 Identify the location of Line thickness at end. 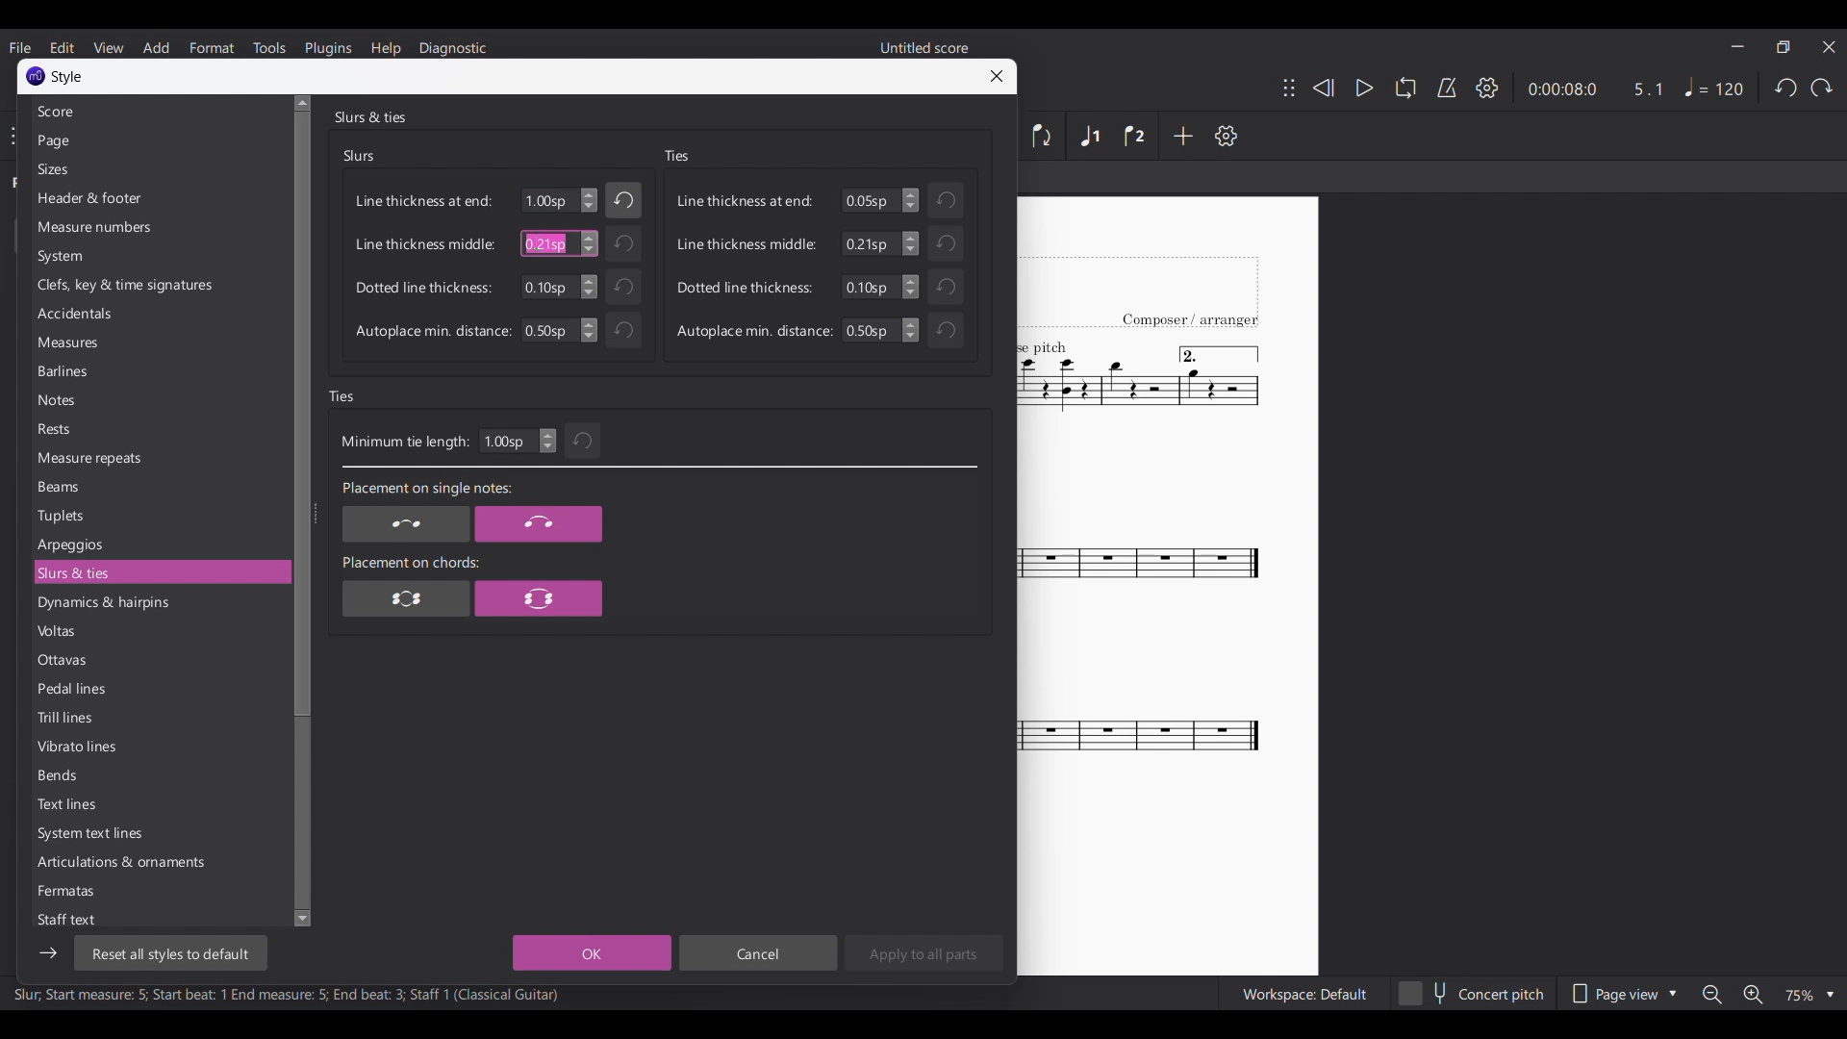
(746, 200).